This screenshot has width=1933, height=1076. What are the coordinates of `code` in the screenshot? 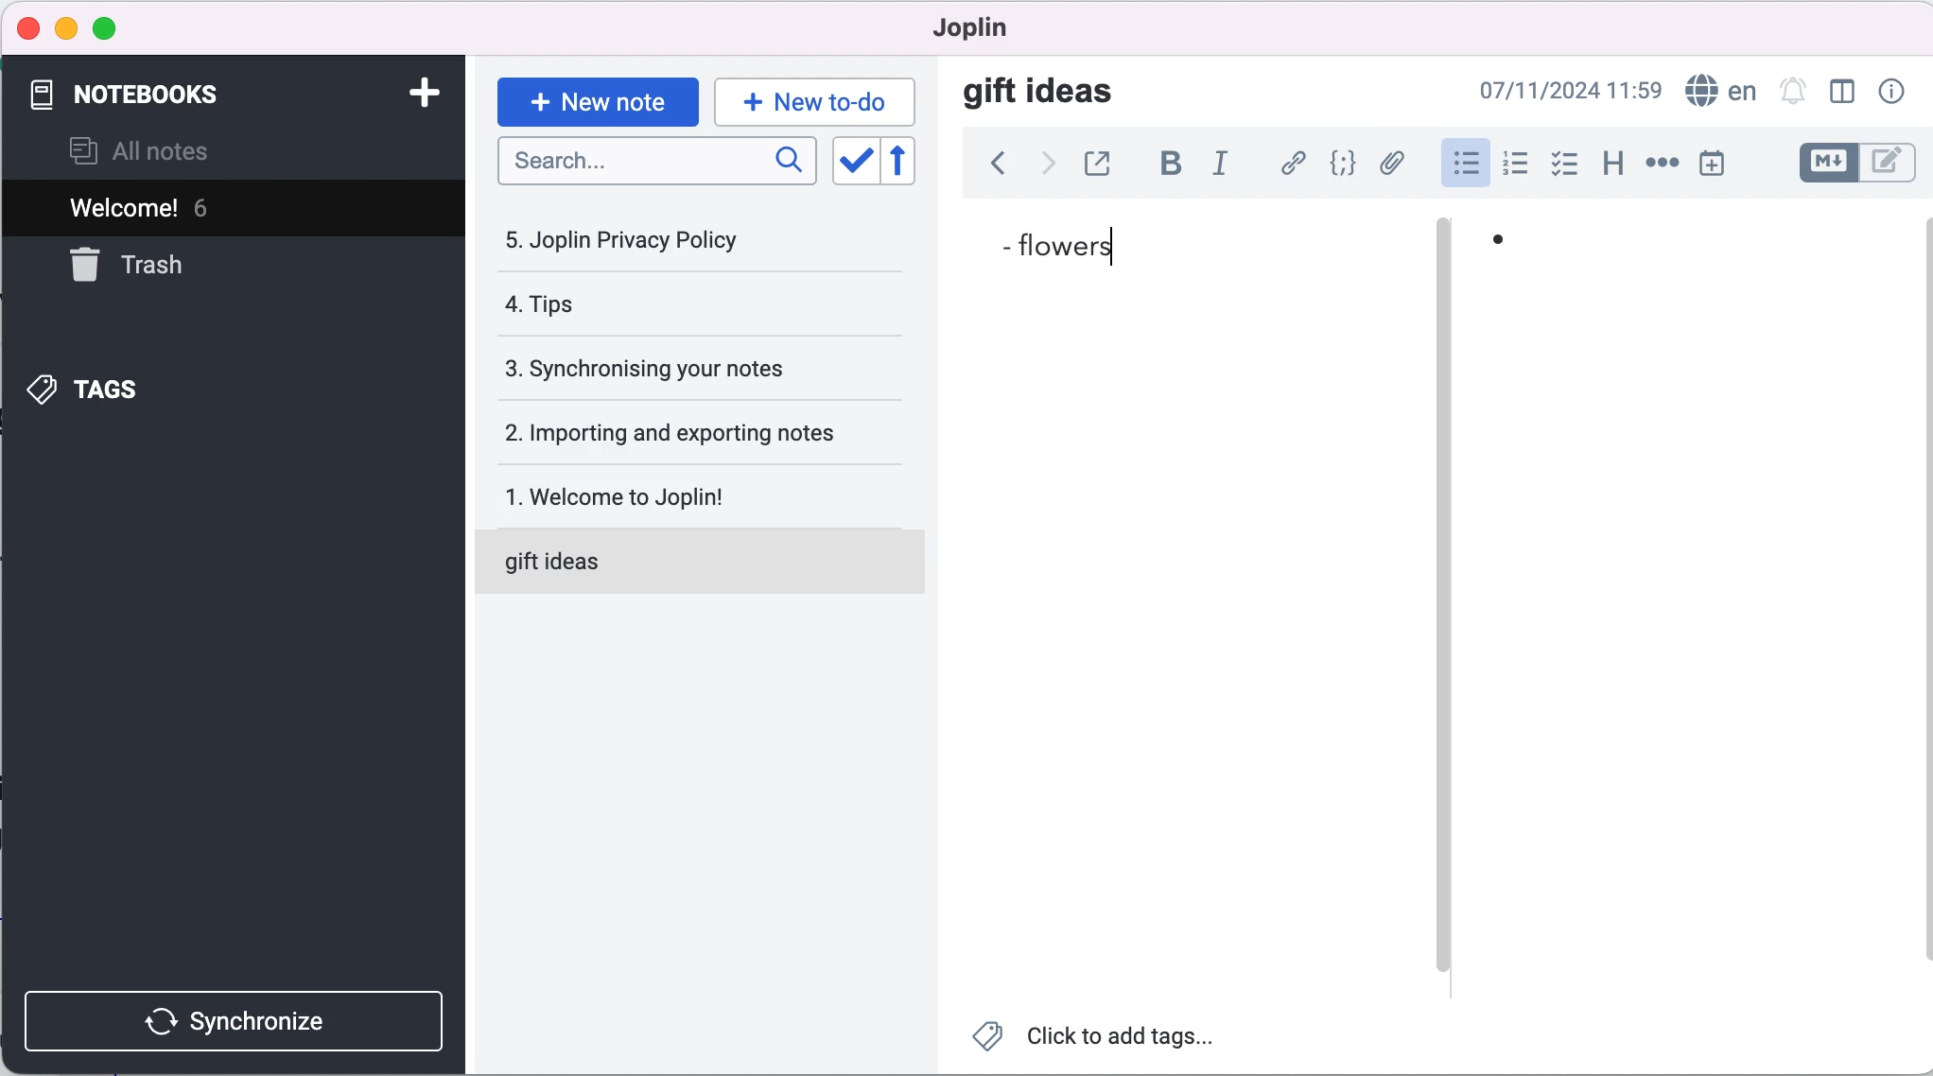 It's located at (1344, 164).